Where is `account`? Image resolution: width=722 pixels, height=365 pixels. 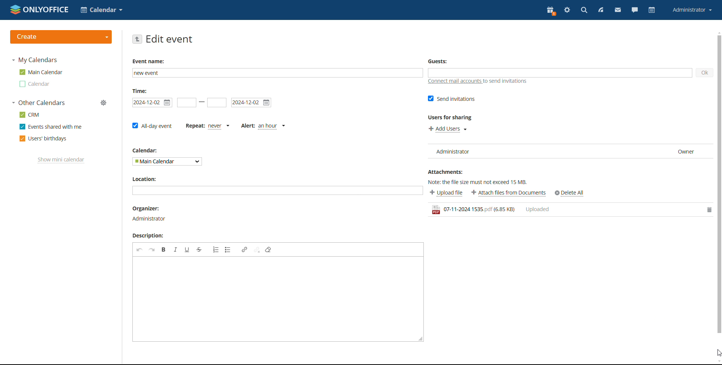
account is located at coordinates (692, 11).